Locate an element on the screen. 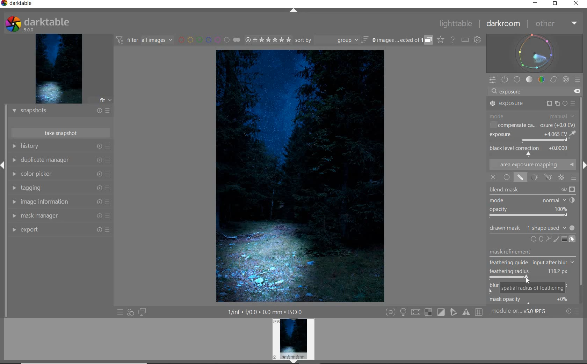  MODE is located at coordinates (532, 117).